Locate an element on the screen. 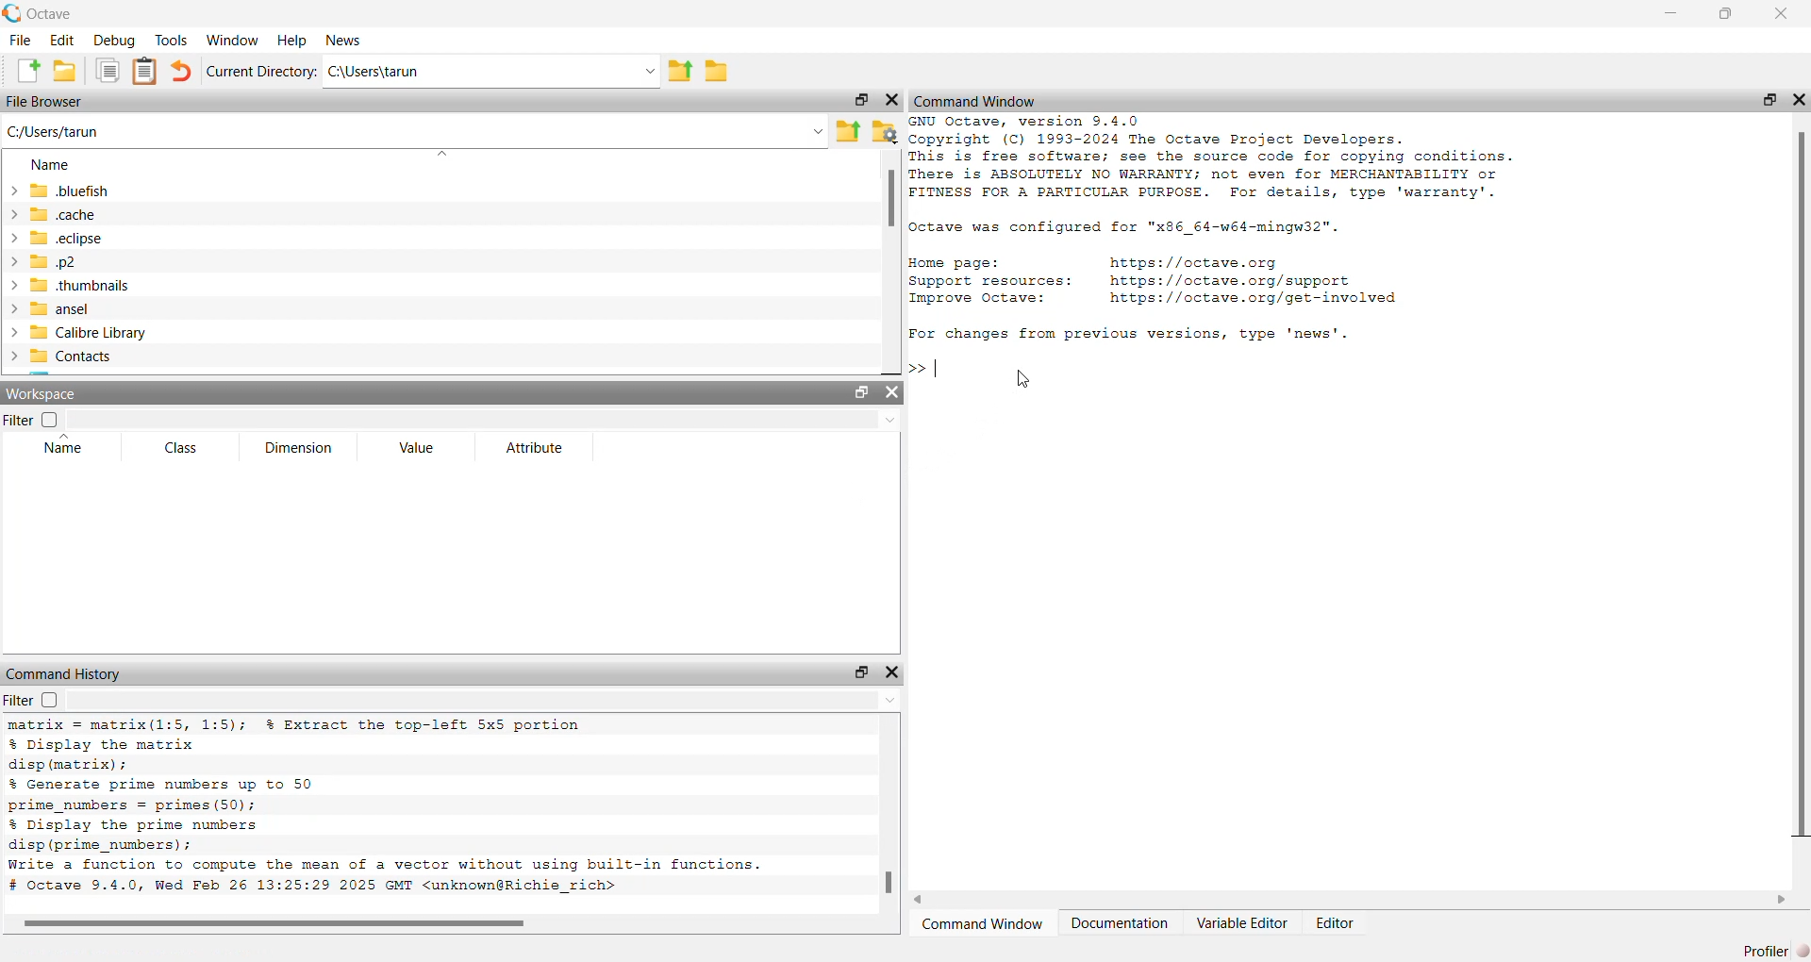 The image size is (1811, 962). share folder is located at coordinates (849, 132).